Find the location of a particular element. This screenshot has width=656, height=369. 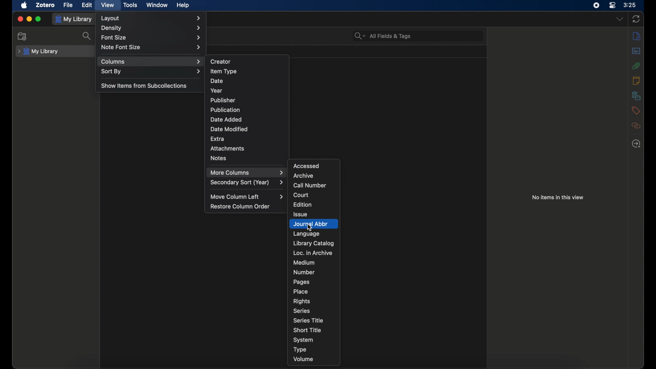

type is located at coordinates (300, 350).